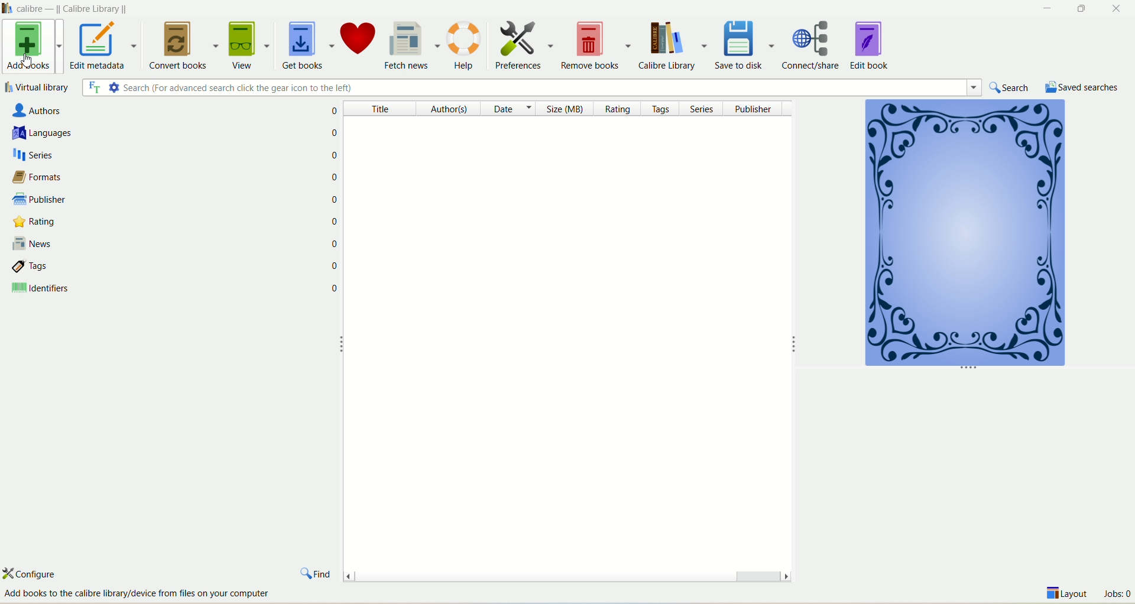 Image resolution: width=1135 pixels, height=604 pixels. I want to click on rating, so click(158, 223).